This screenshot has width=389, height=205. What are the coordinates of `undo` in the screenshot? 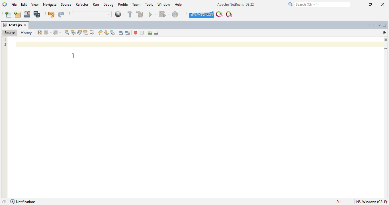 It's located at (51, 14).